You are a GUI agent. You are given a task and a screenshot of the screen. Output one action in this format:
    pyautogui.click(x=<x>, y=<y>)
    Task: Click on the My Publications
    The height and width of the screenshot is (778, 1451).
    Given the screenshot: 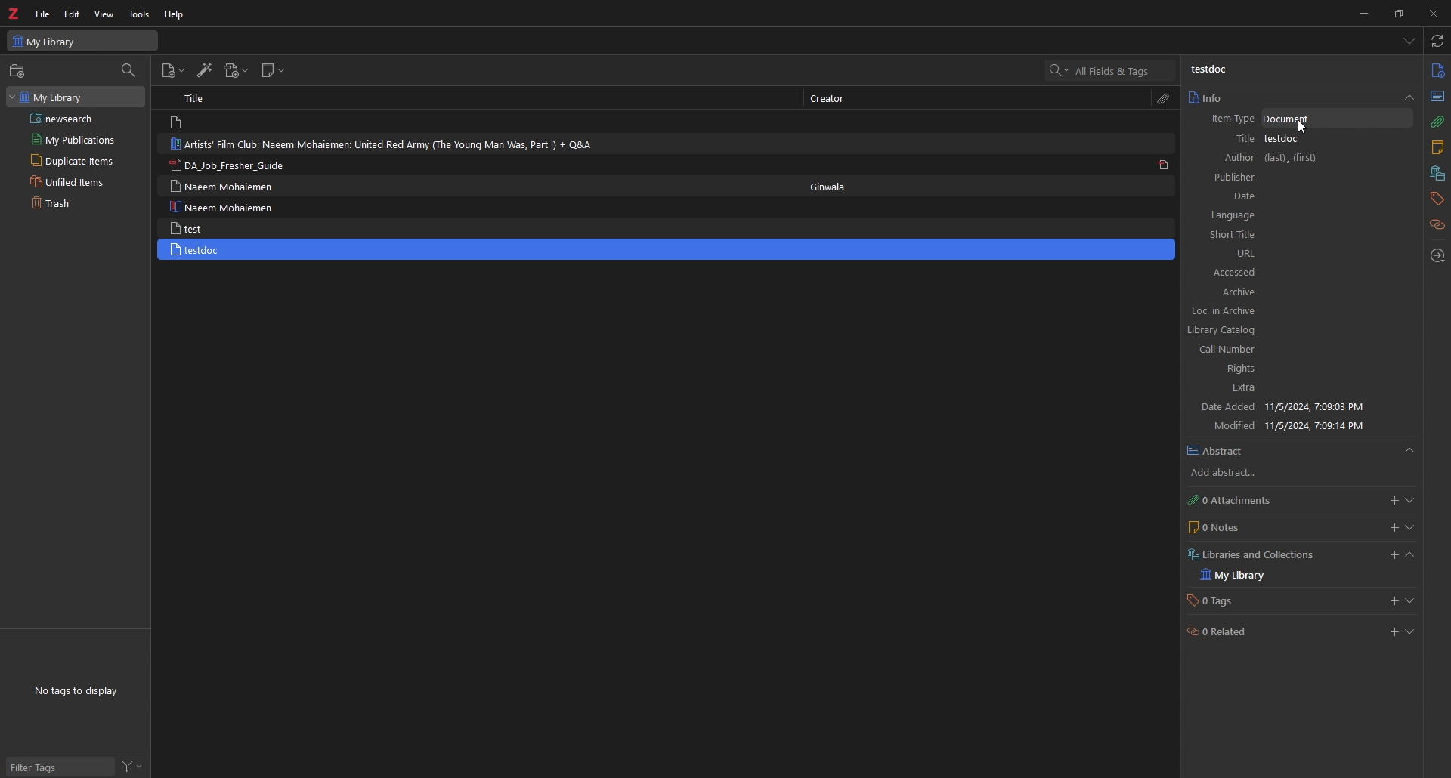 What is the action you would take?
    pyautogui.click(x=79, y=140)
    